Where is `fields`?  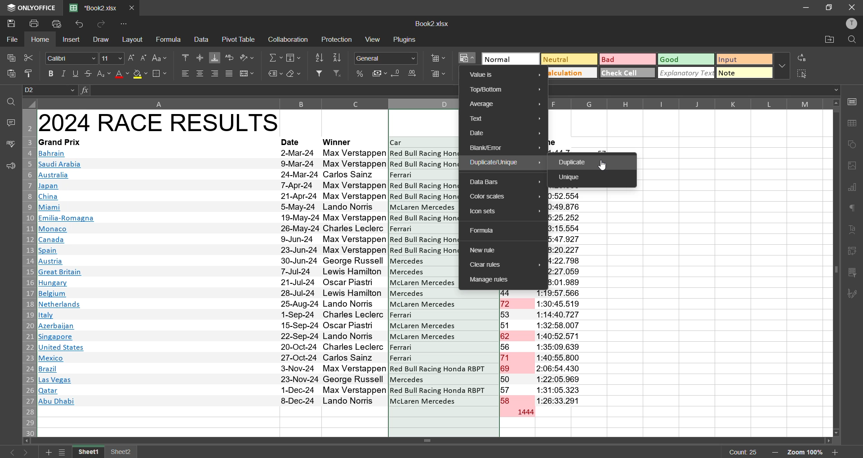 fields is located at coordinates (295, 57).